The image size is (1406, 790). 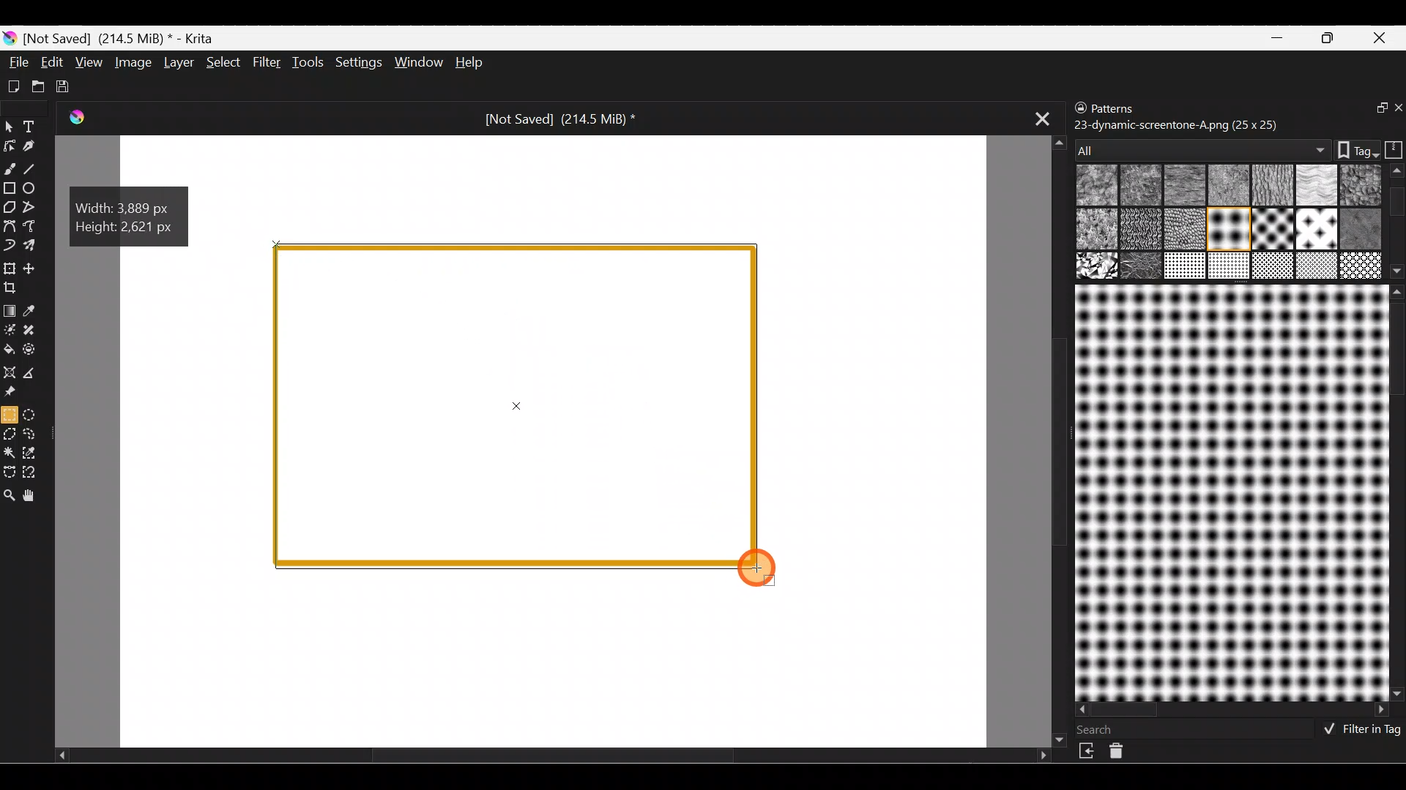 I want to click on Scroll tab, so click(x=1053, y=439).